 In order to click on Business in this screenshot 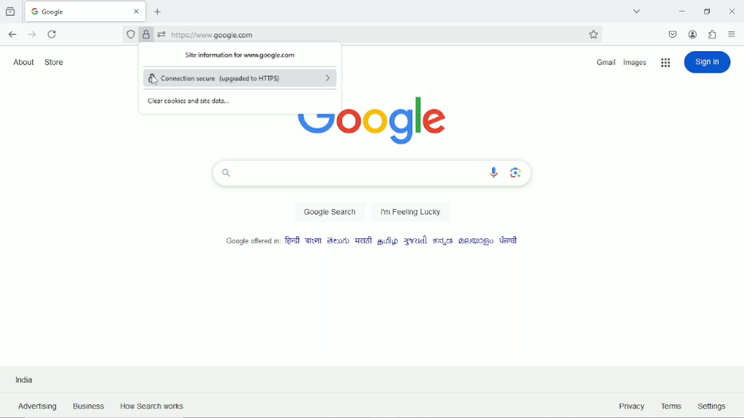, I will do `click(89, 405)`.